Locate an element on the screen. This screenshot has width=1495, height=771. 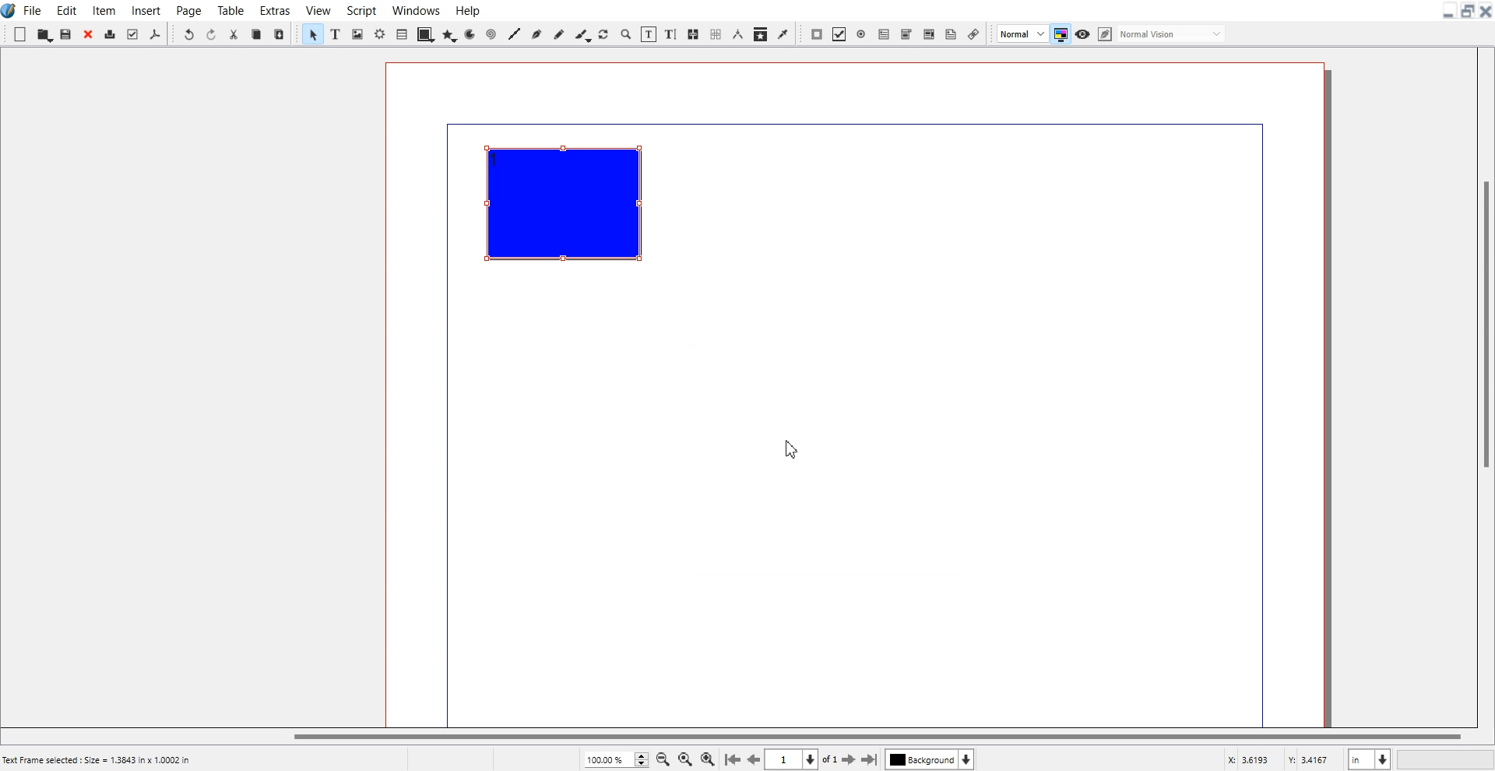
Preview mode is located at coordinates (1083, 34).